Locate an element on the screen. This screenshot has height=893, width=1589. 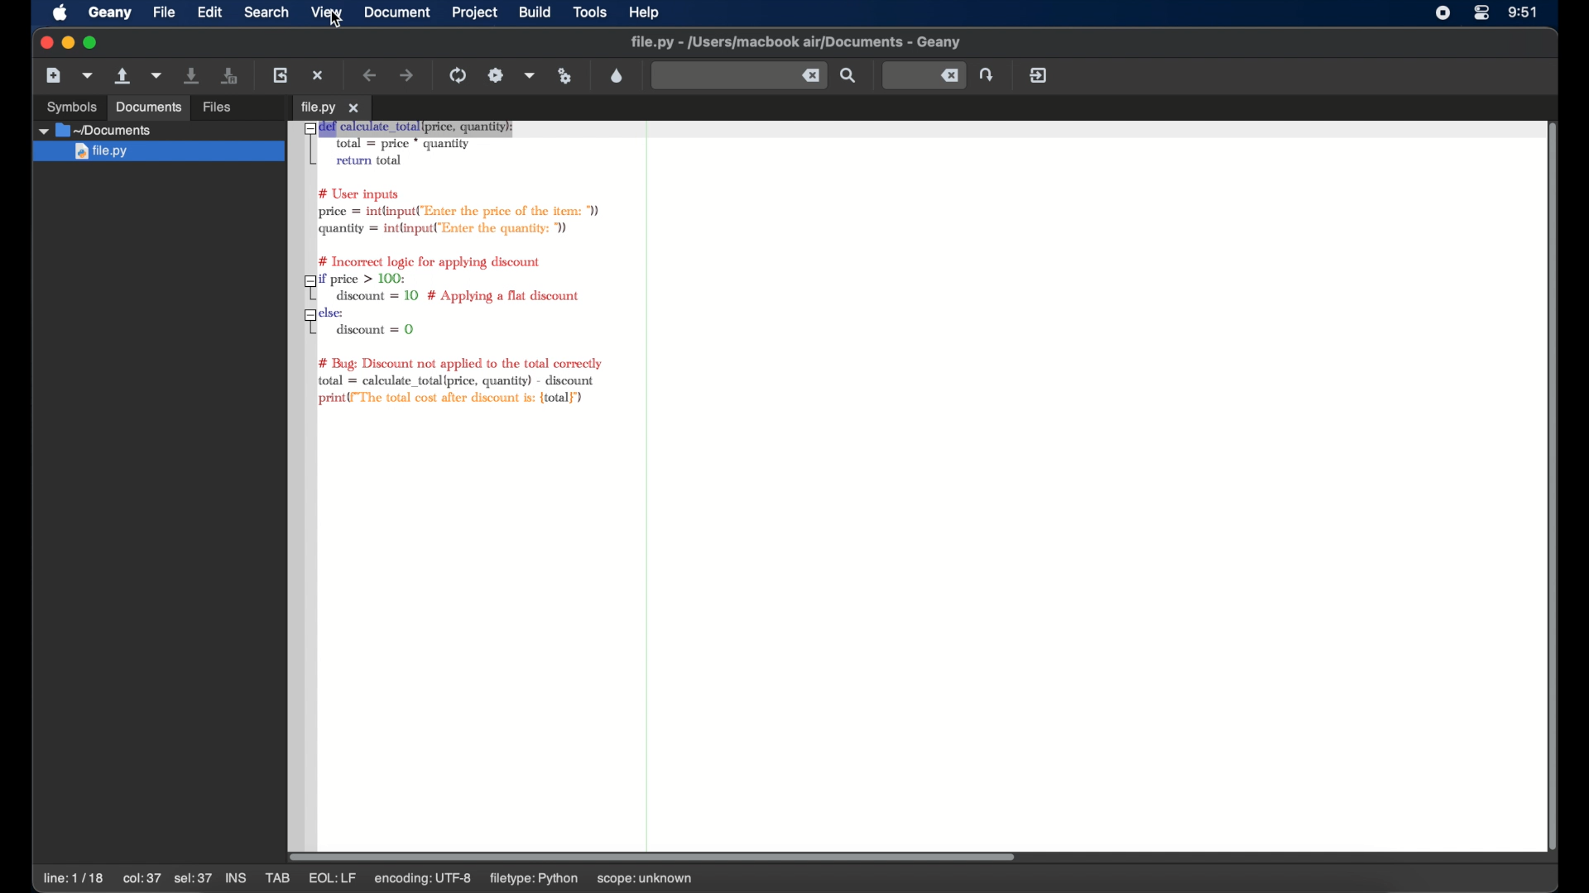
edit is located at coordinates (209, 12).